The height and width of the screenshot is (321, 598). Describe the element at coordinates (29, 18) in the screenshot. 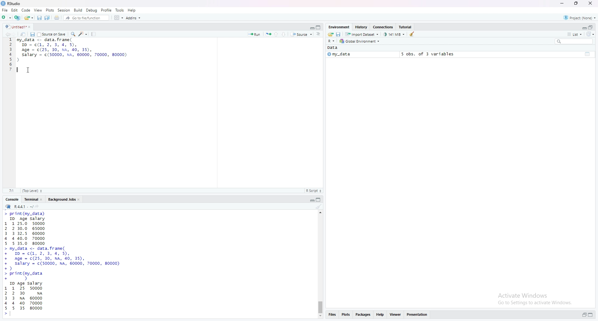

I see `open an existing file` at that location.